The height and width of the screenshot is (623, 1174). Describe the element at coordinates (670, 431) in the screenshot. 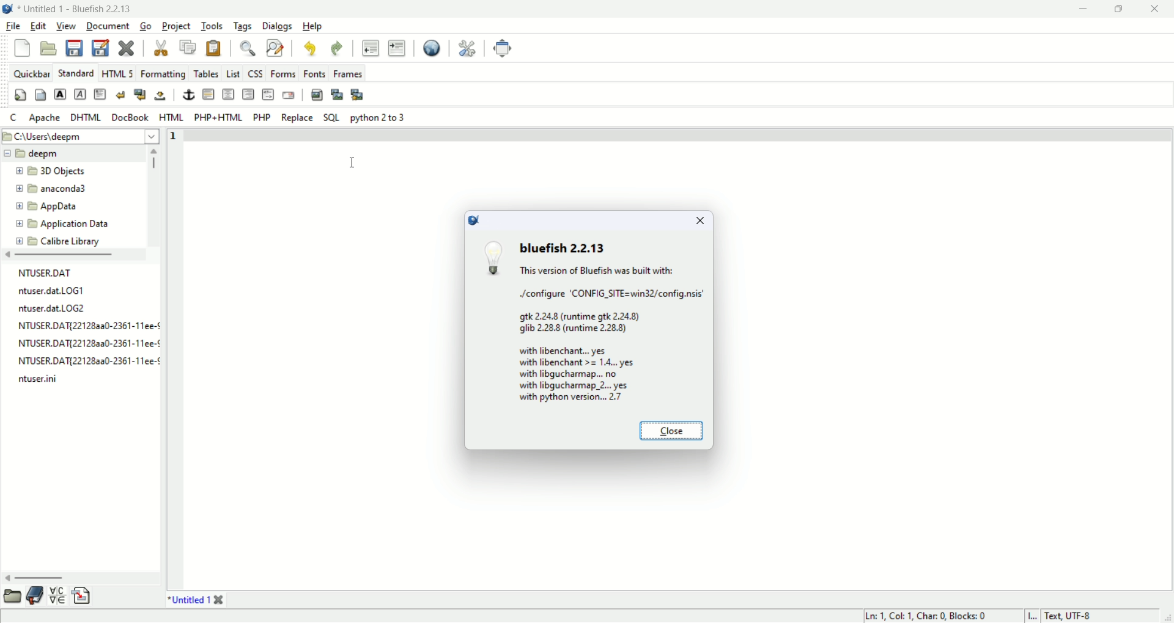

I see `close` at that location.